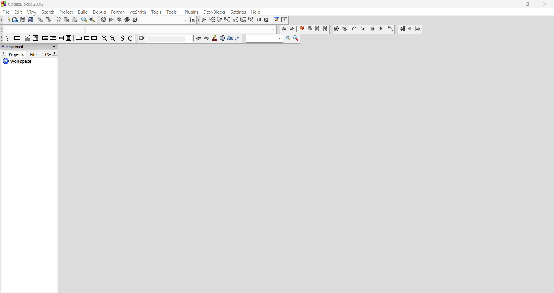 The height and width of the screenshot is (293, 554). I want to click on selected text, so click(222, 39).